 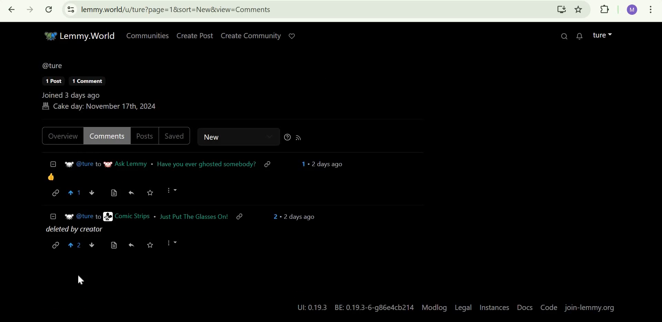 What do you see at coordinates (114, 245) in the screenshot?
I see `view source` at bounding box center [114, 245].